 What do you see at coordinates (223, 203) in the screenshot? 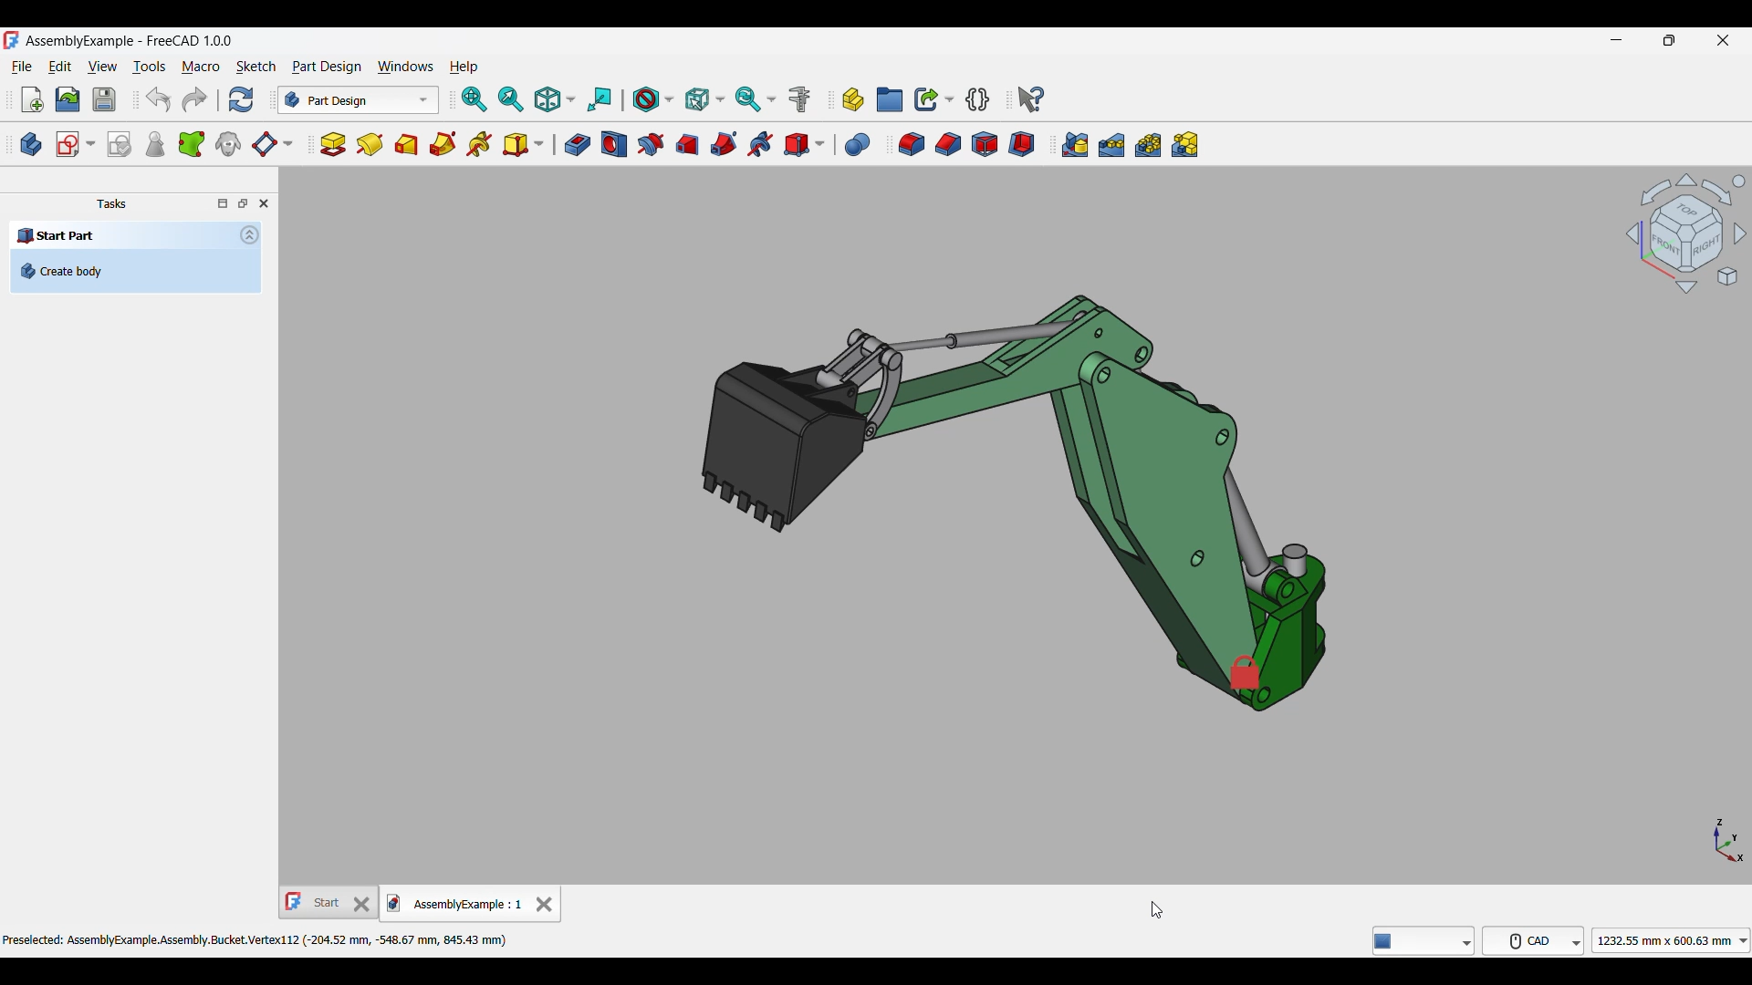
I see `Toggle overlay` at bounding box center [223, 203].